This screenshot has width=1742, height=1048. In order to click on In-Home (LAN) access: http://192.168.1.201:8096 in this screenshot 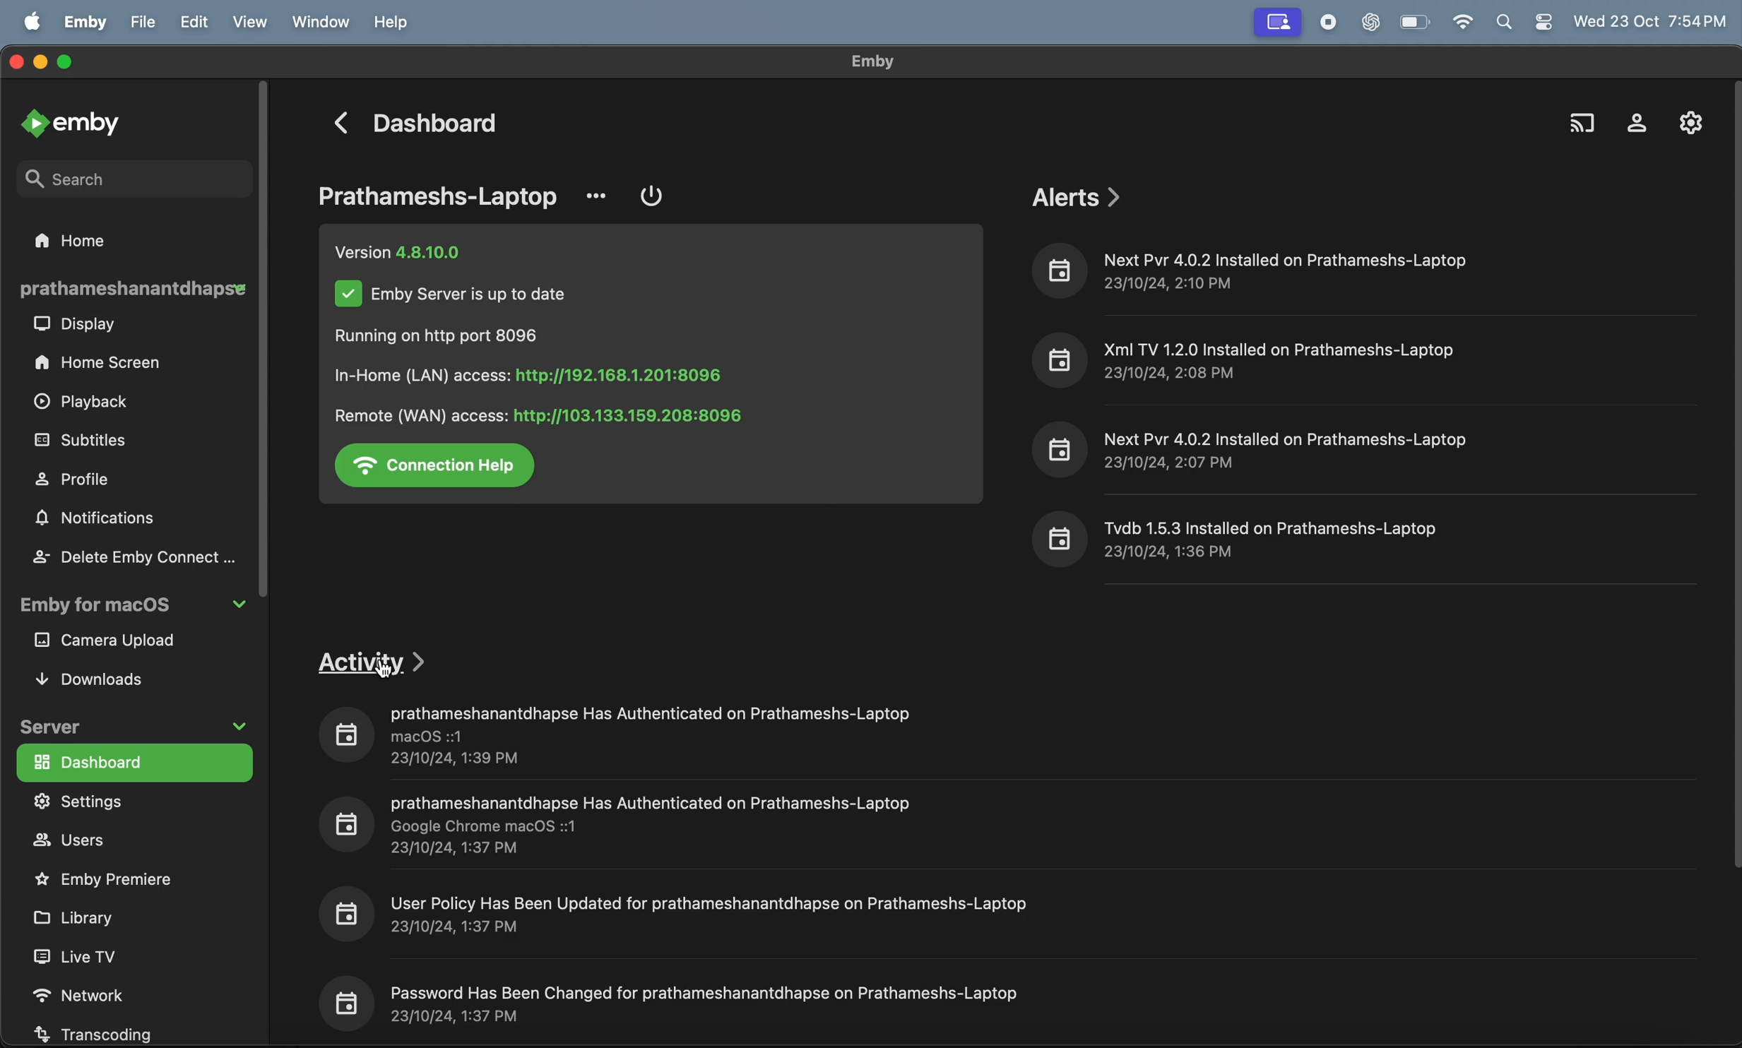, I will do `click(540, 375)`.